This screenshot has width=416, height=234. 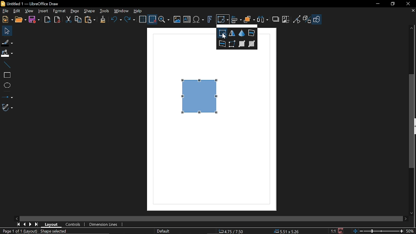 What do you see at coordinates (242, 44) in the screenshot?
I see `Interactive transparency tool` at bounding box center [242, 44].